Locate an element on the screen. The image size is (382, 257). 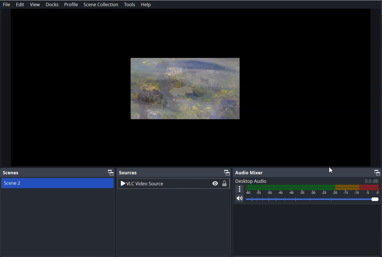
View is located at coordinates (35, 4).